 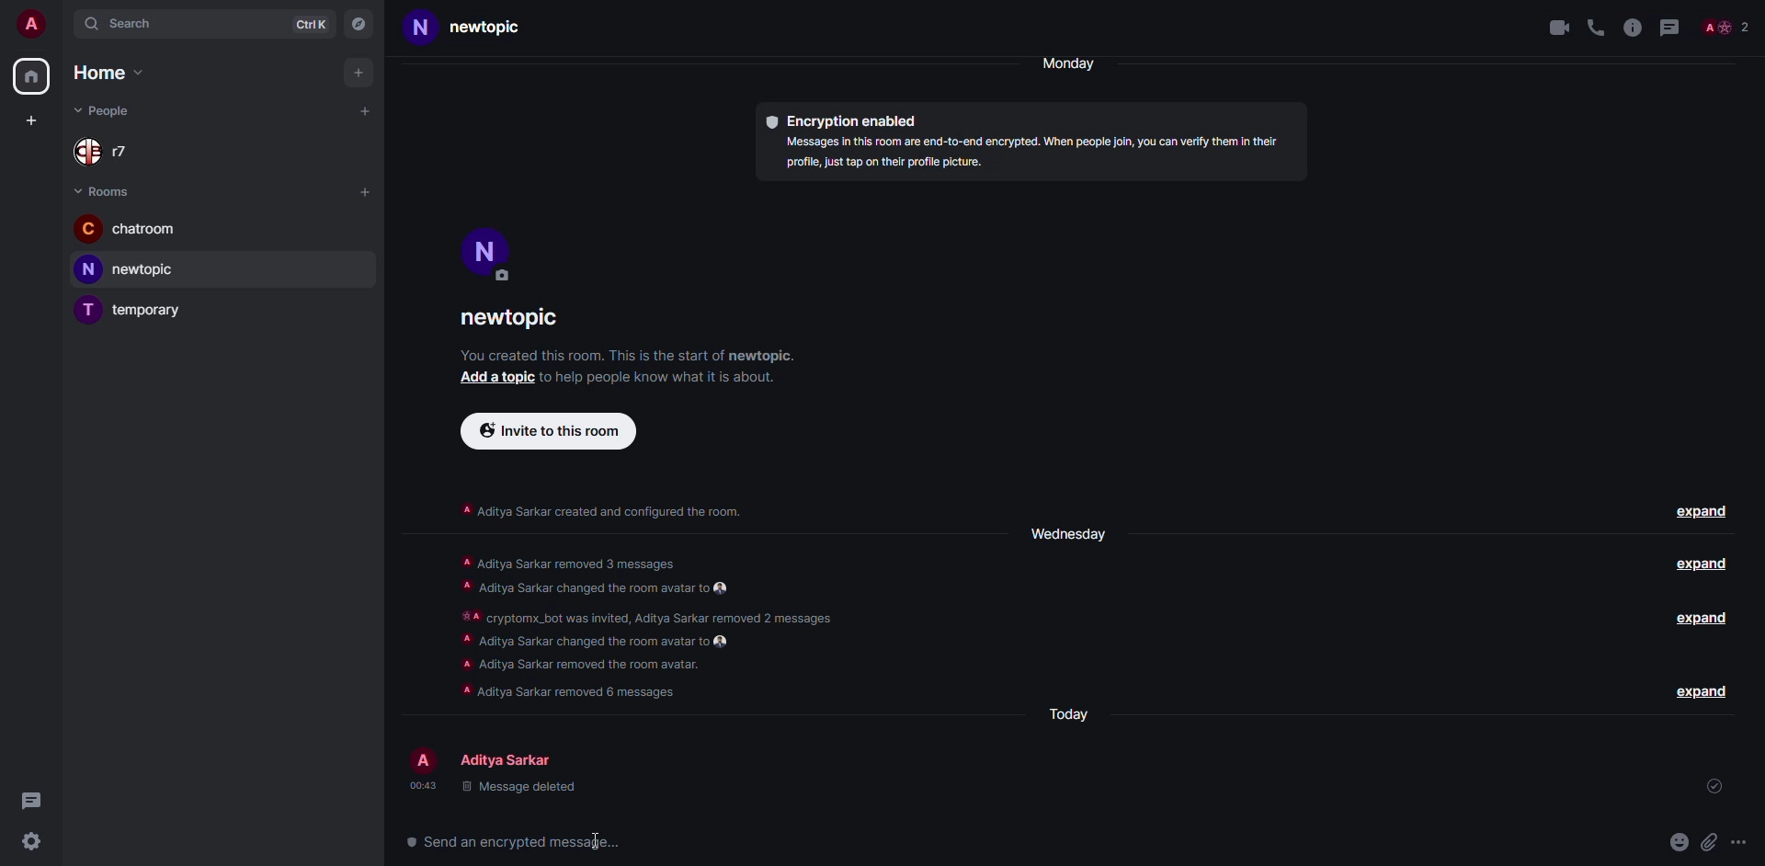 What do you see at coordinates (1739, 842) in the screenshot?
I see `more` at bounding box center [1739, 842].